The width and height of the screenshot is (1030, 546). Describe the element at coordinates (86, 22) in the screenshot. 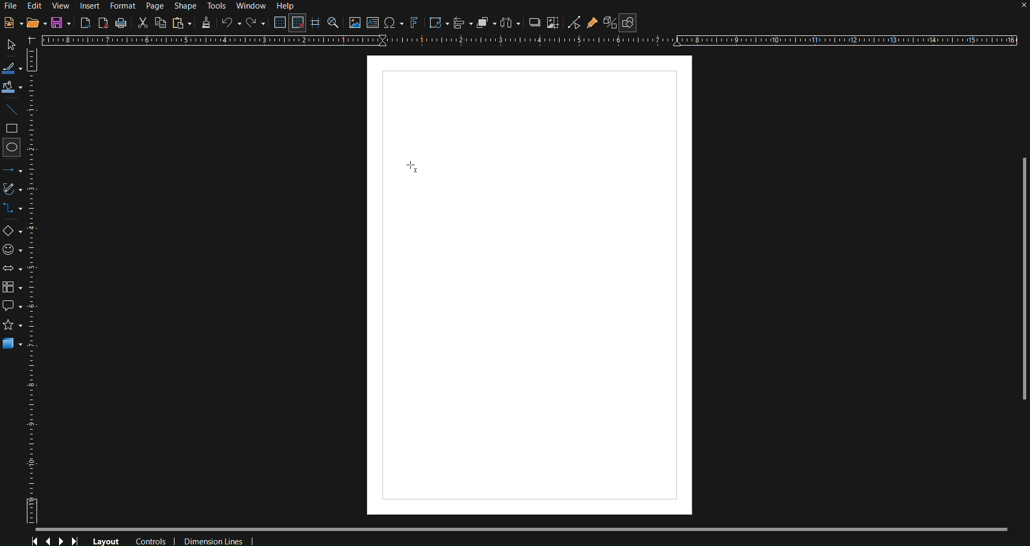

I see `Export` at that location.